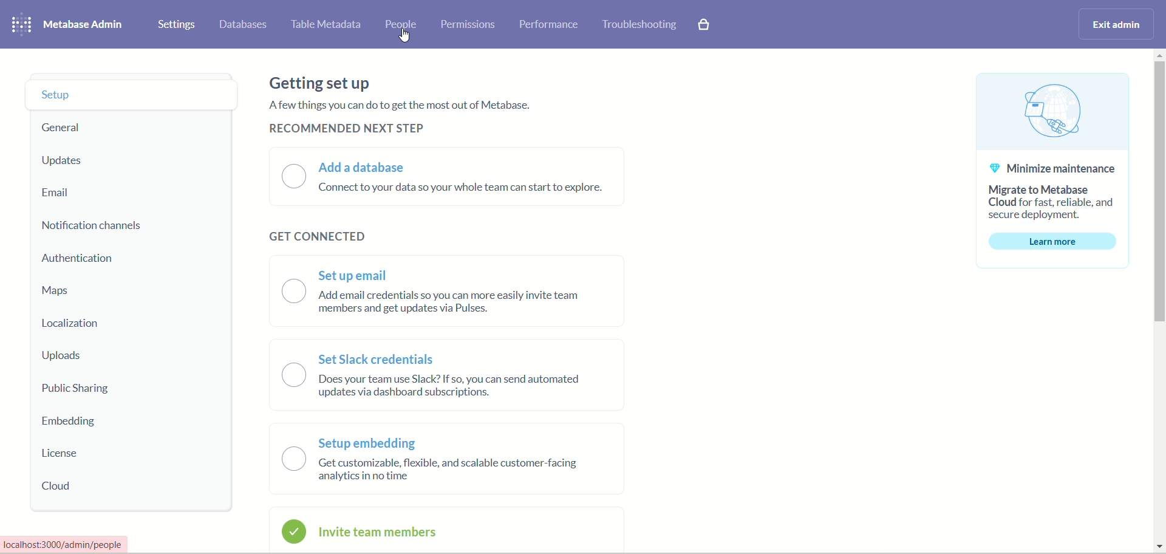 The width and height of the screenshot is (1166, 554). Describe the element at coordinates (1117, 22) in the screenshot. I see `exit admin` at that location.